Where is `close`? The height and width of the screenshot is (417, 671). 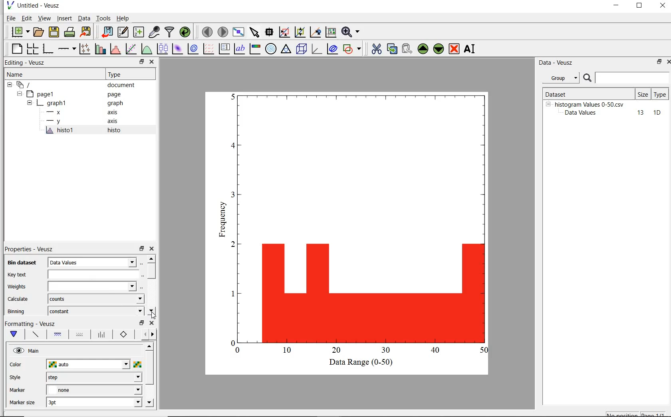
close is located at coordinates (152, 62).